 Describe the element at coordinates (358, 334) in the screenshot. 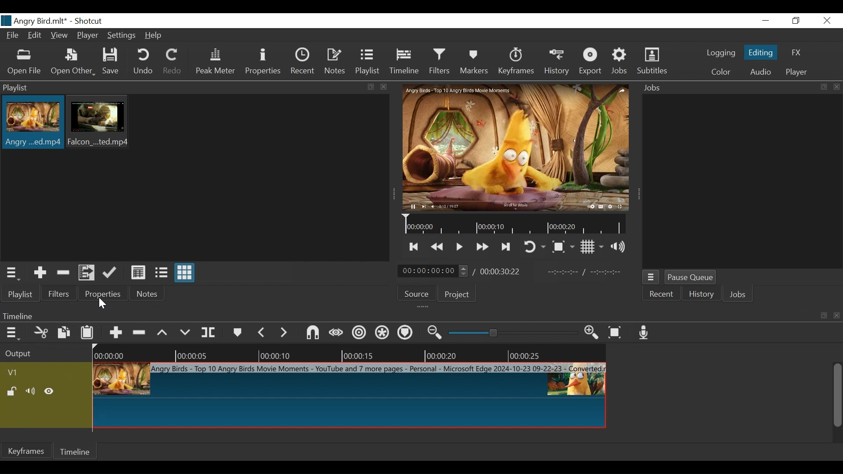

I see `Ripple` at that location.